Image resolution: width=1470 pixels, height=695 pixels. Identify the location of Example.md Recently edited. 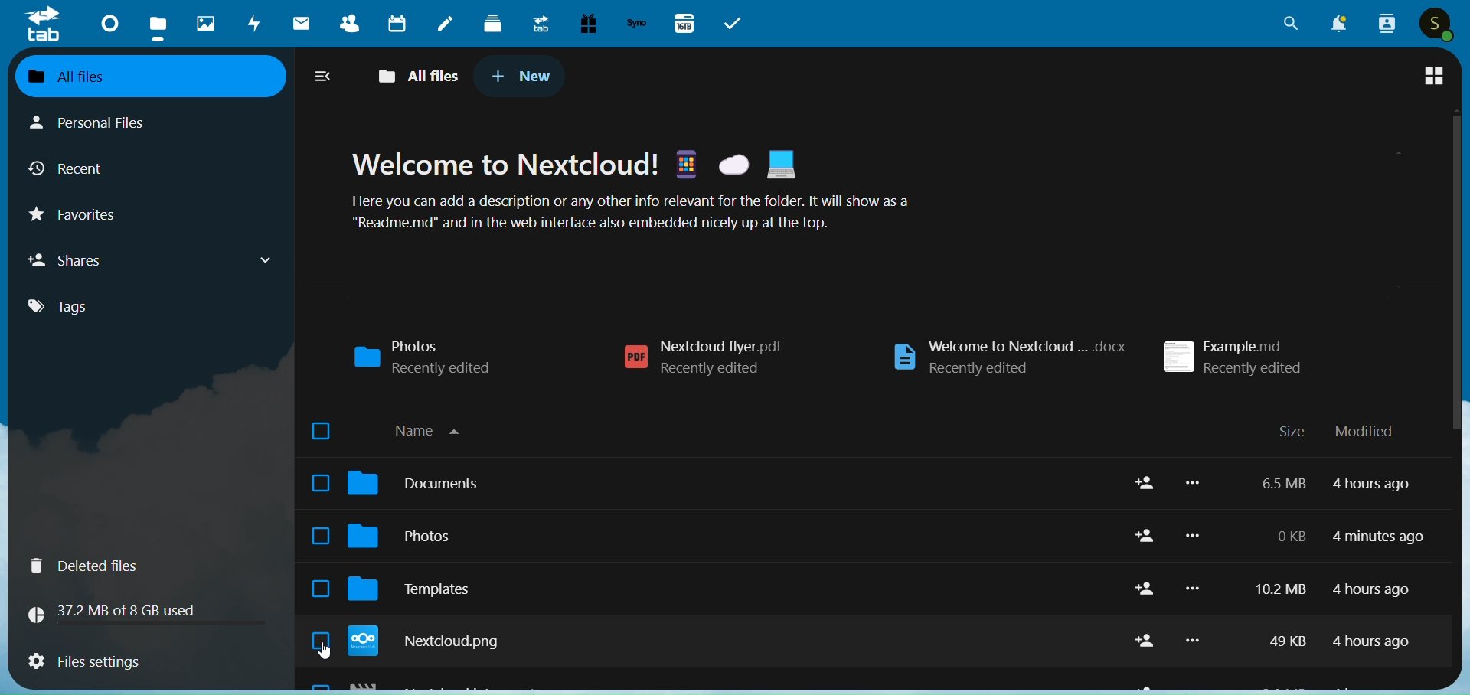
(1233, 357).